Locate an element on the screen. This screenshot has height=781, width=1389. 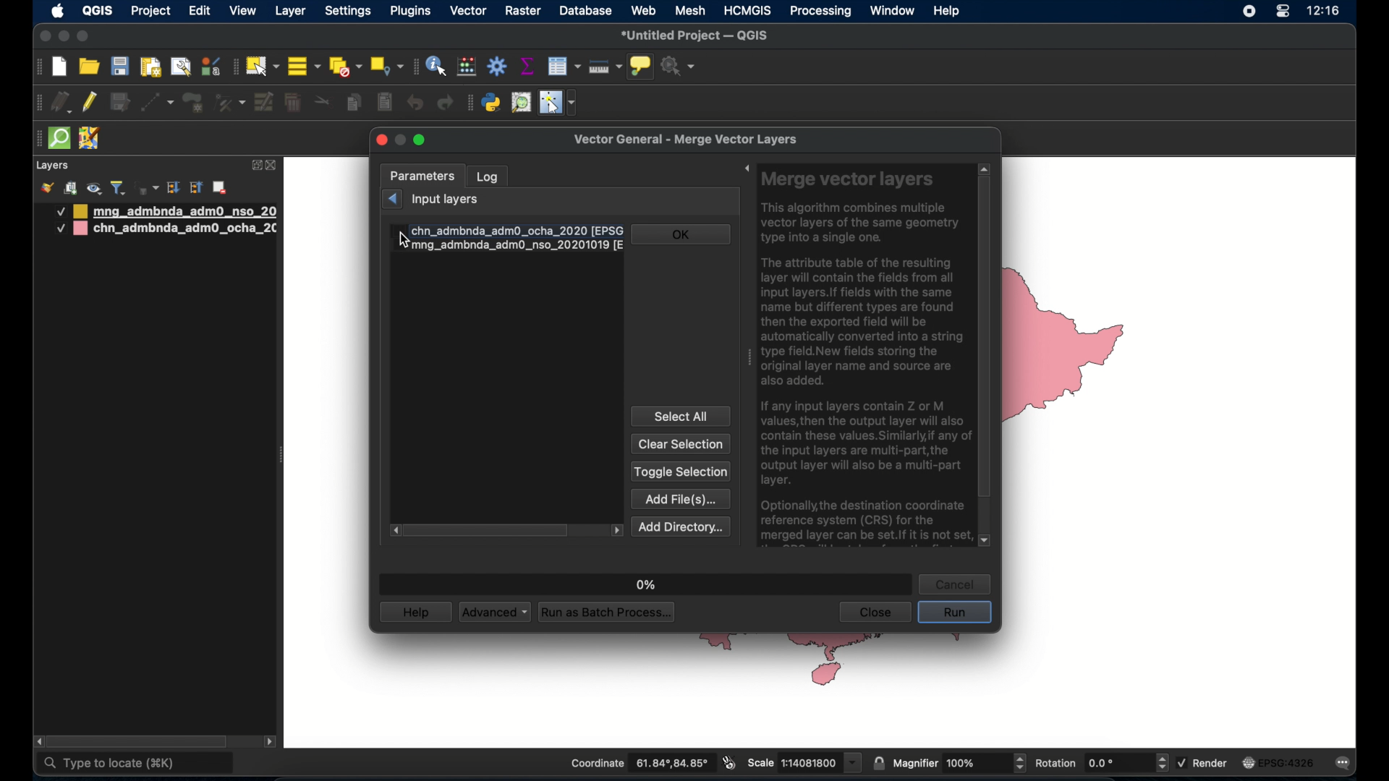
measure line is located at coordinates (605, 67).